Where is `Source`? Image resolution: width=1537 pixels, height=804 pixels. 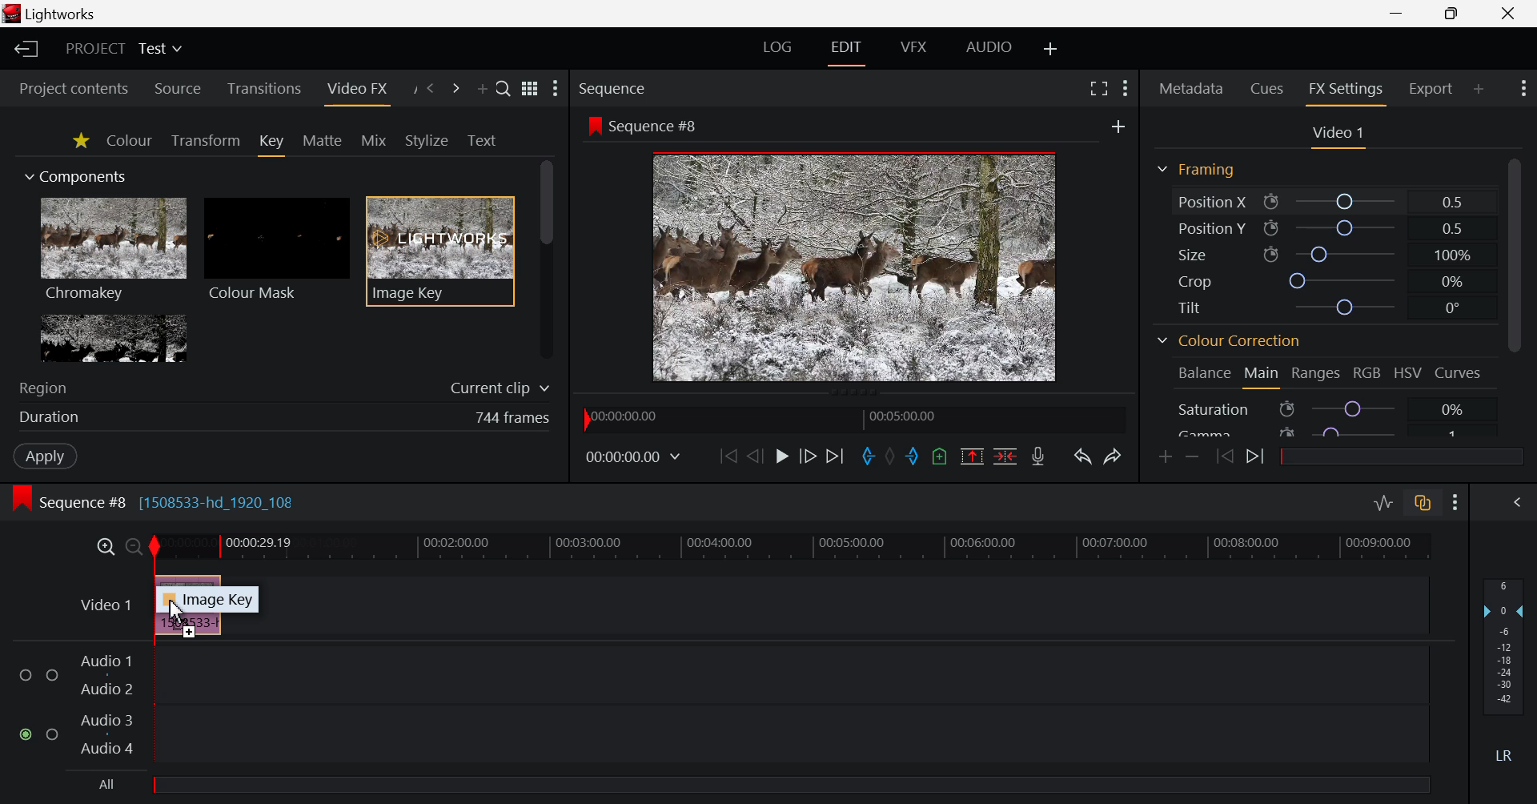
Source is located at coordinates (177, 86).